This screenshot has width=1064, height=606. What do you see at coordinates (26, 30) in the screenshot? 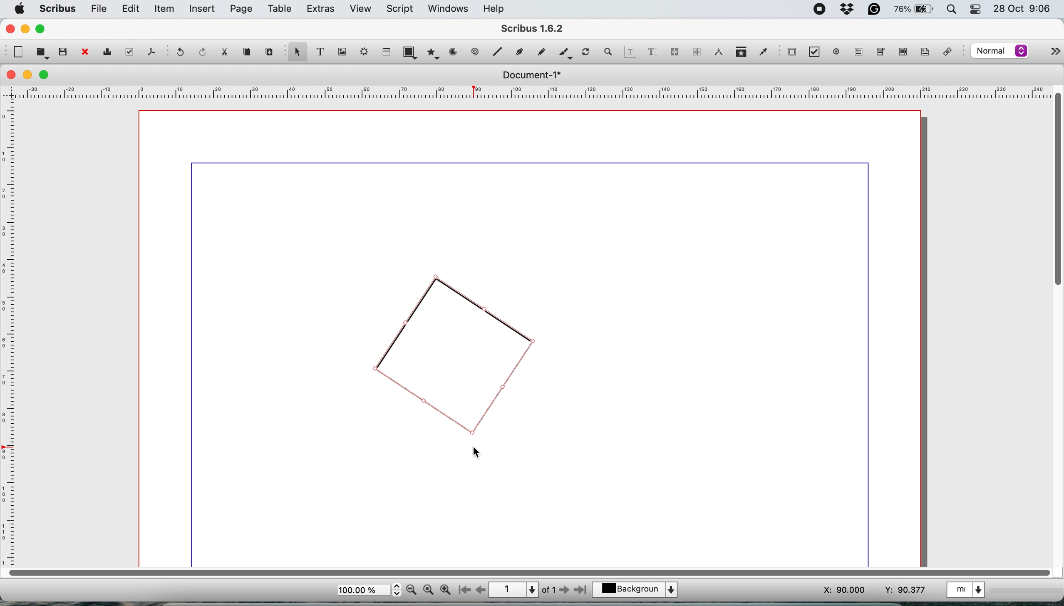
I see `minimise` at bounding box center [26, 30].